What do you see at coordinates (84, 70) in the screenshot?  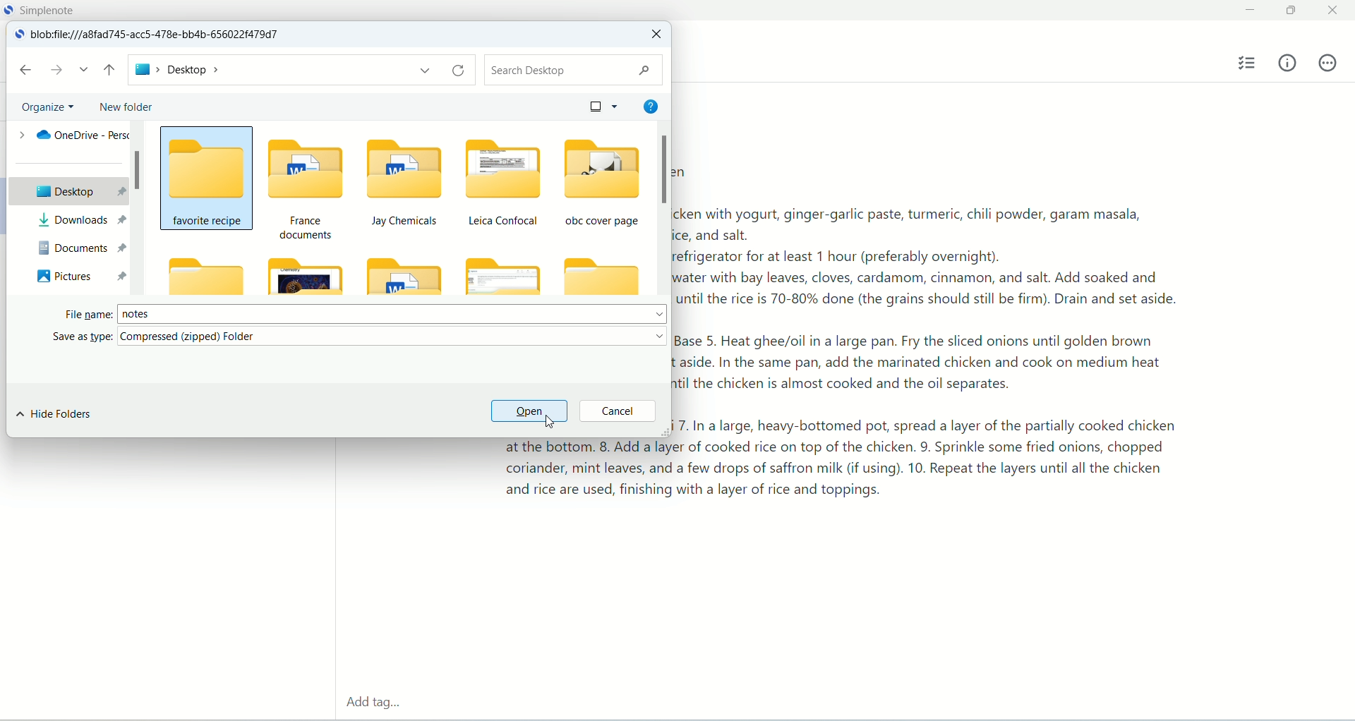 I see `recent location` at bounding box center [84, 70].